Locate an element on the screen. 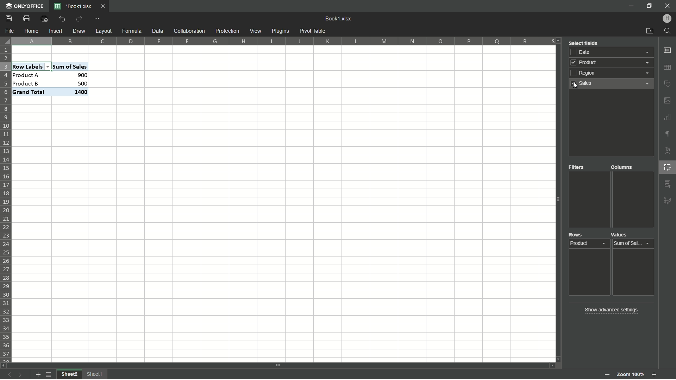 This screenshot has height=380, width=676. Draw is located at coordinates (79, 30).